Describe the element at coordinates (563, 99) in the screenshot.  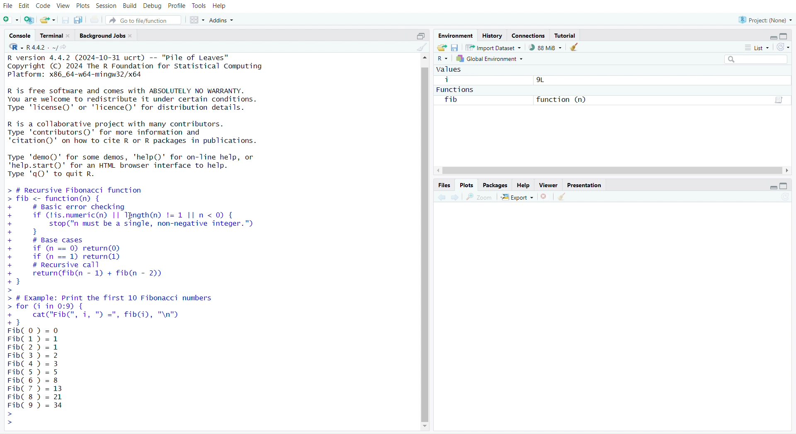
I see `function(n)` at that location.